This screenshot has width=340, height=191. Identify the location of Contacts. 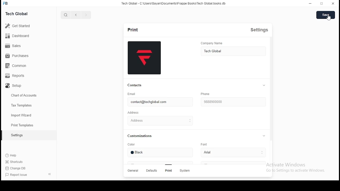
(134, 85).